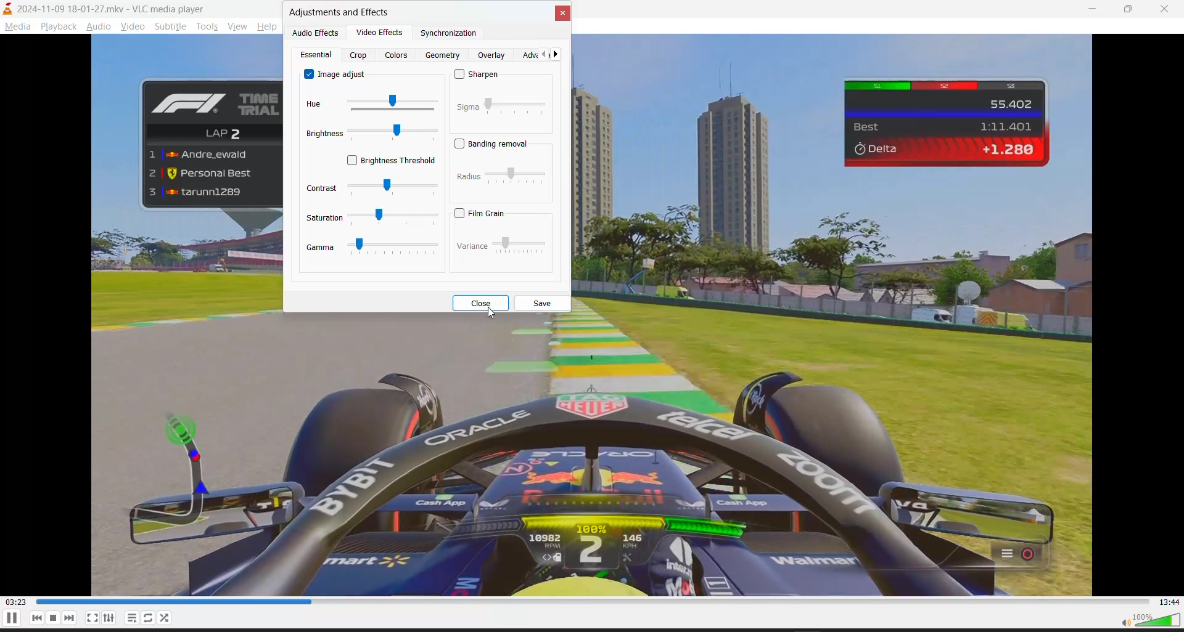  I want to click on settings, so click(109, 618).